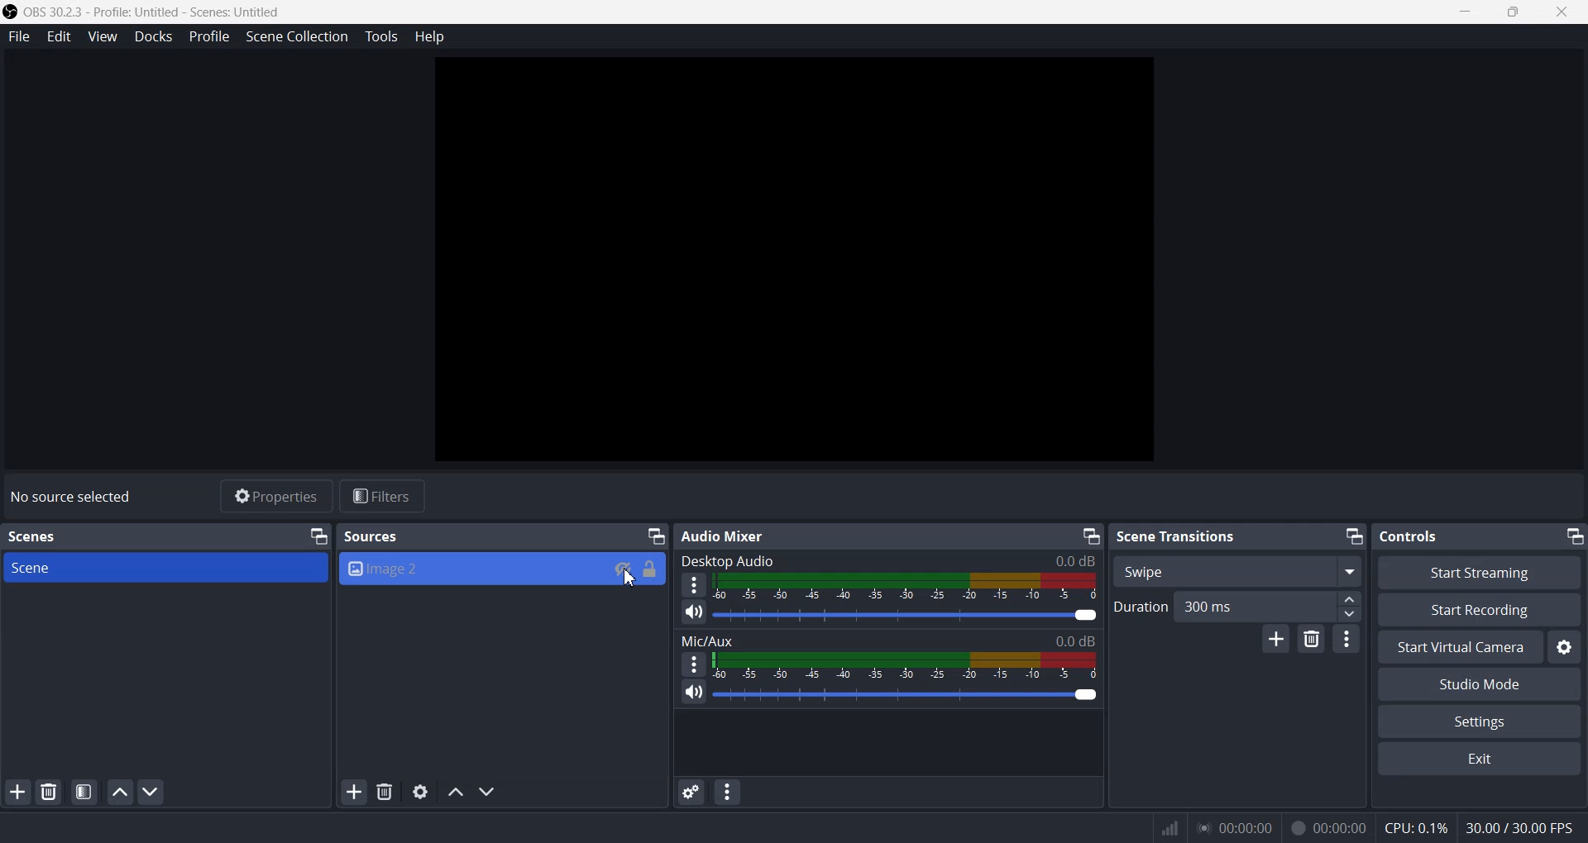 This screenshot has height=843, width=1588. What do you see at coordinates (1208, 606) in the screenshot?
I see `Duration 300ms` at bounding box center [1208, 606].